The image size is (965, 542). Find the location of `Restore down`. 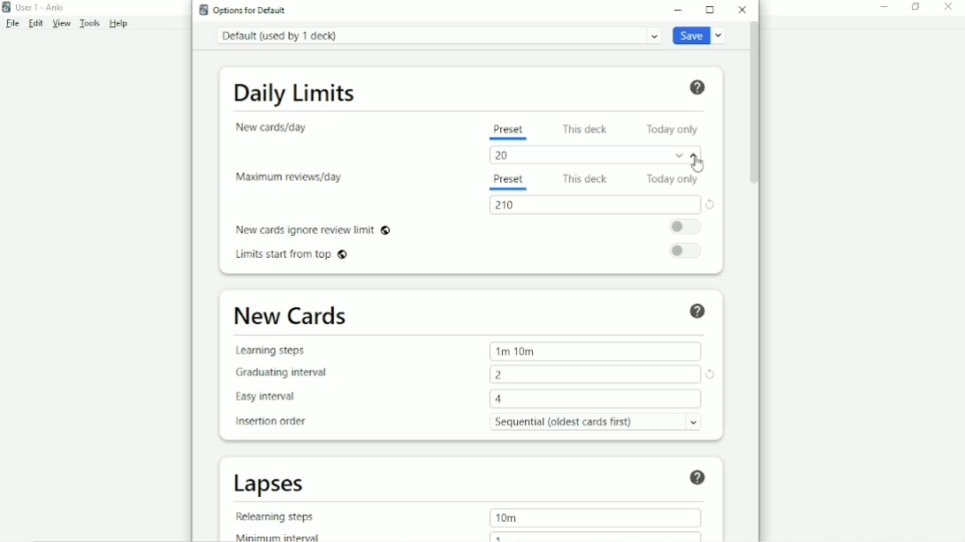

Restore down is located at coordinates (916, 6).